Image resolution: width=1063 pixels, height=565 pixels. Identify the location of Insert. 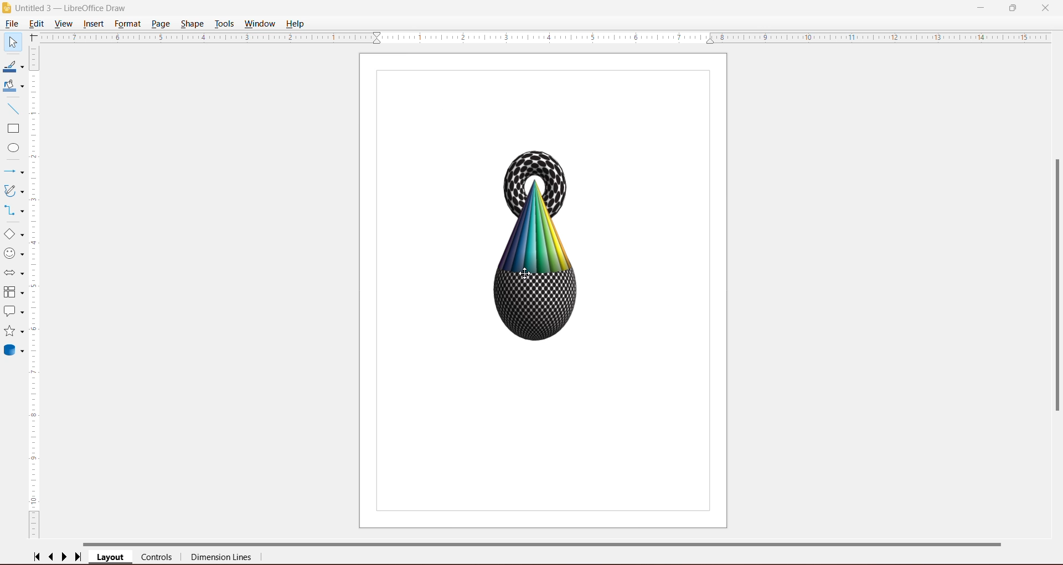
(94, 24).